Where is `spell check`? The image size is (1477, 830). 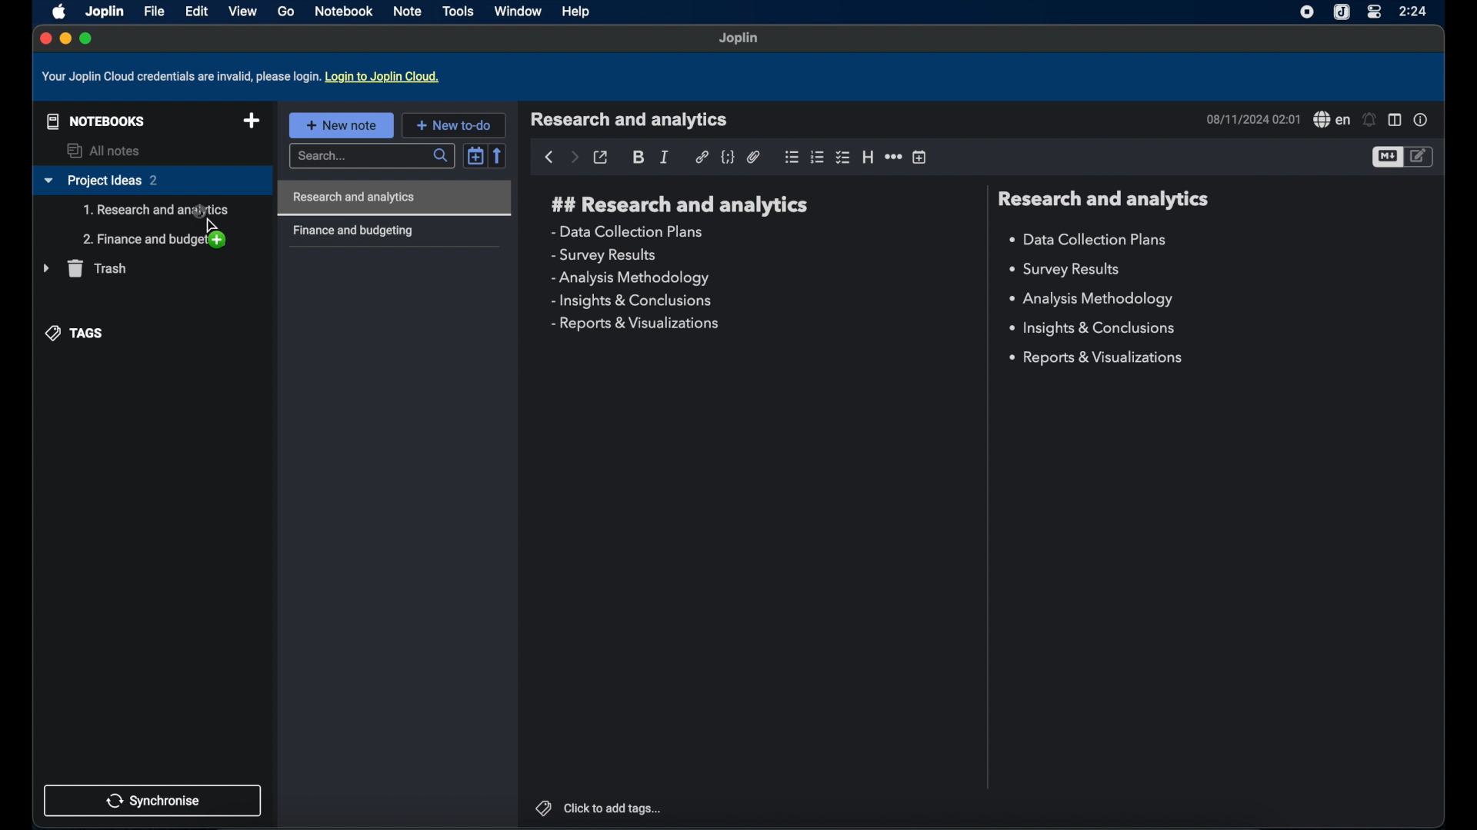
spell check is located at coordinates (1331, 120).